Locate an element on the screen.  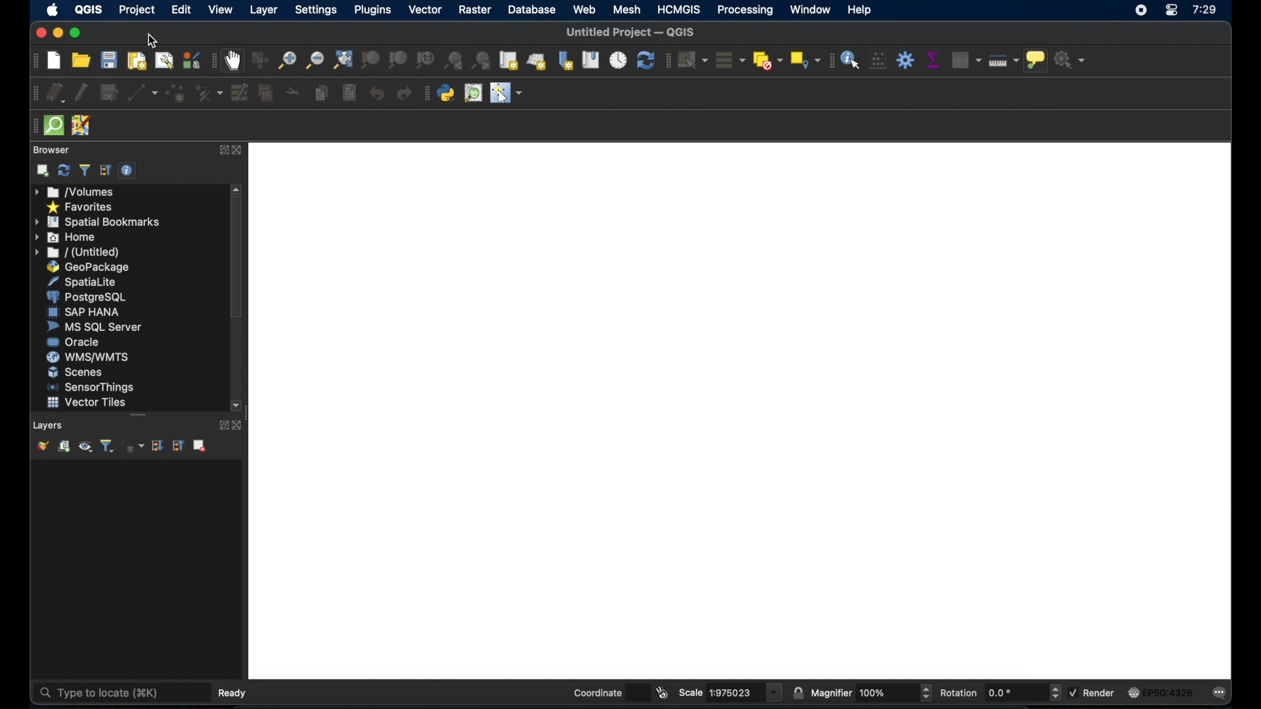
show statistical summary is located at coordinates (935, 58).